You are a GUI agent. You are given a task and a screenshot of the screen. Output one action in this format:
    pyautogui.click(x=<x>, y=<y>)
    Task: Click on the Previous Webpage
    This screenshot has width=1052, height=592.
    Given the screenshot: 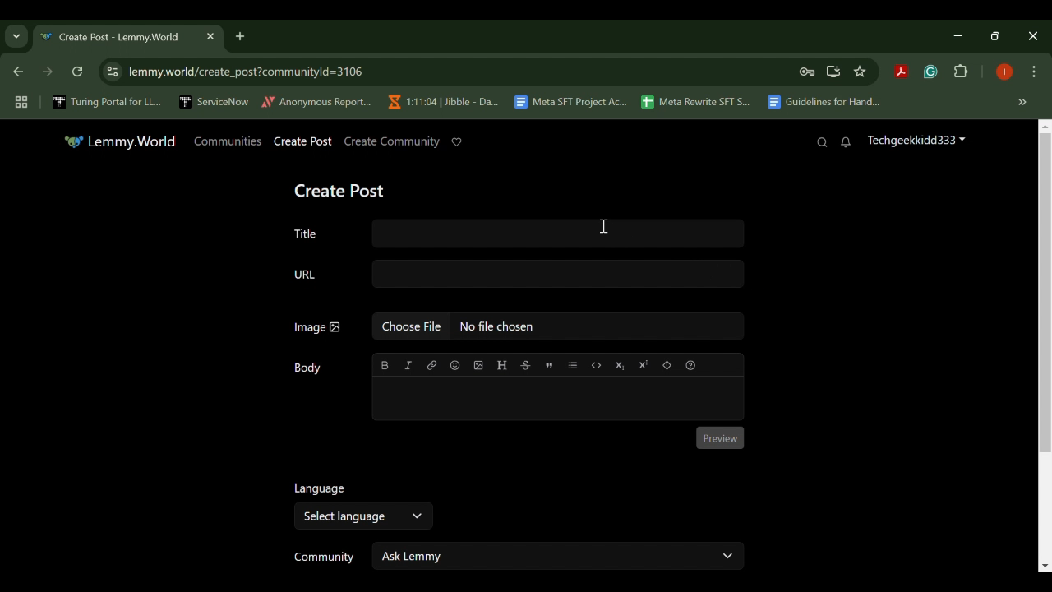 What is the action you would take?
    pyautogui.click(x=16, y=73)
    